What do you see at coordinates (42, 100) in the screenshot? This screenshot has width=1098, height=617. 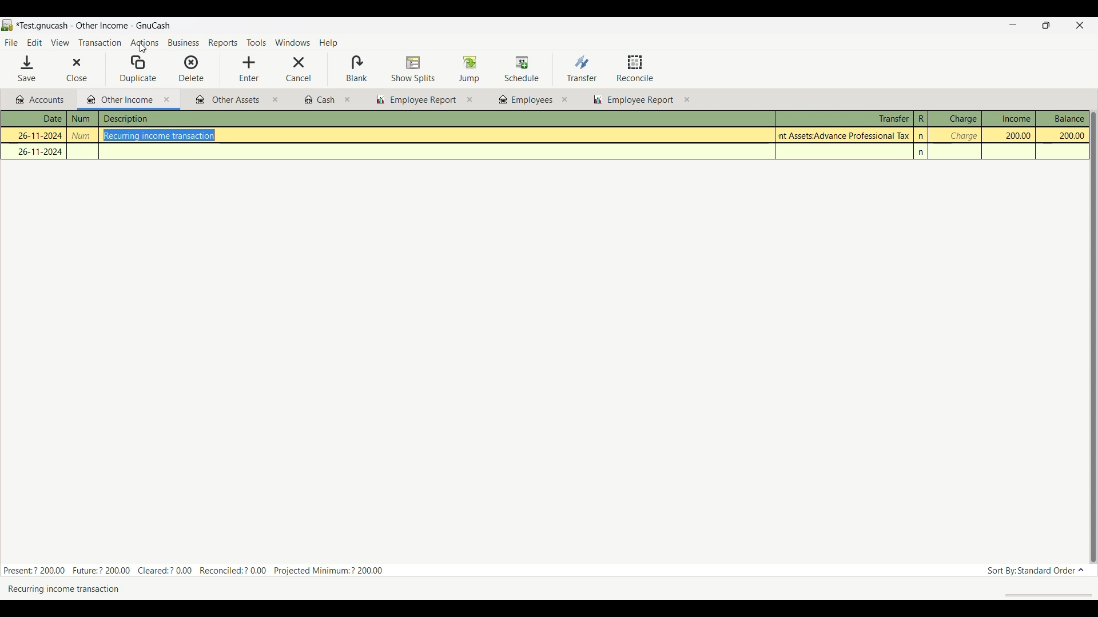 I see `Accounts` at bounding box center [42, 100].